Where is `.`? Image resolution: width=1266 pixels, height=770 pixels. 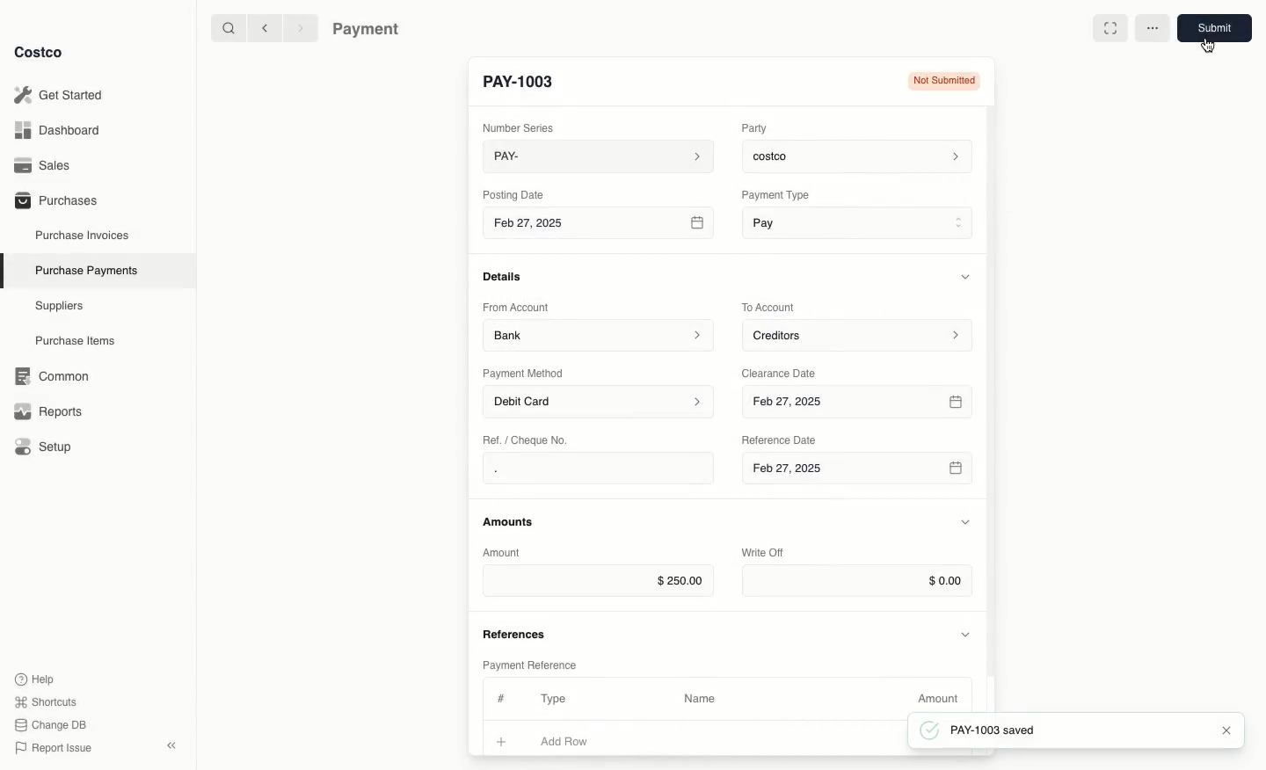
. is located at coordinates (548, 469).